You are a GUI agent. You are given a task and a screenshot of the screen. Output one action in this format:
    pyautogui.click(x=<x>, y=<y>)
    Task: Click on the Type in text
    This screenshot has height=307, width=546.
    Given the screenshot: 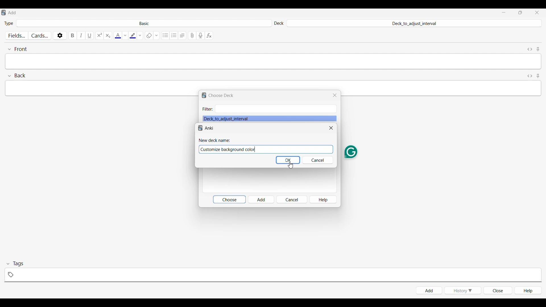 What is the action you would take?
    pyautogui.click(x=272, y=85)
    